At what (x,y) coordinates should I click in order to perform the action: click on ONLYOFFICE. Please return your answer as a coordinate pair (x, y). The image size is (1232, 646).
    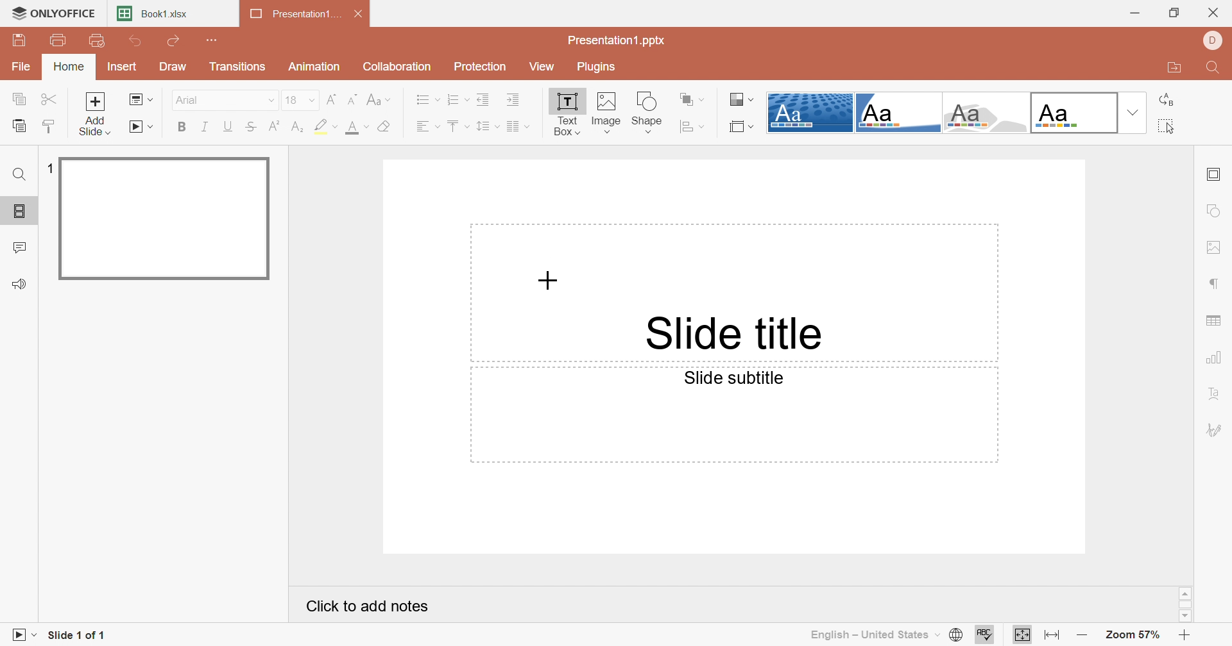
    Looking at the image, I should click on (52, 13).